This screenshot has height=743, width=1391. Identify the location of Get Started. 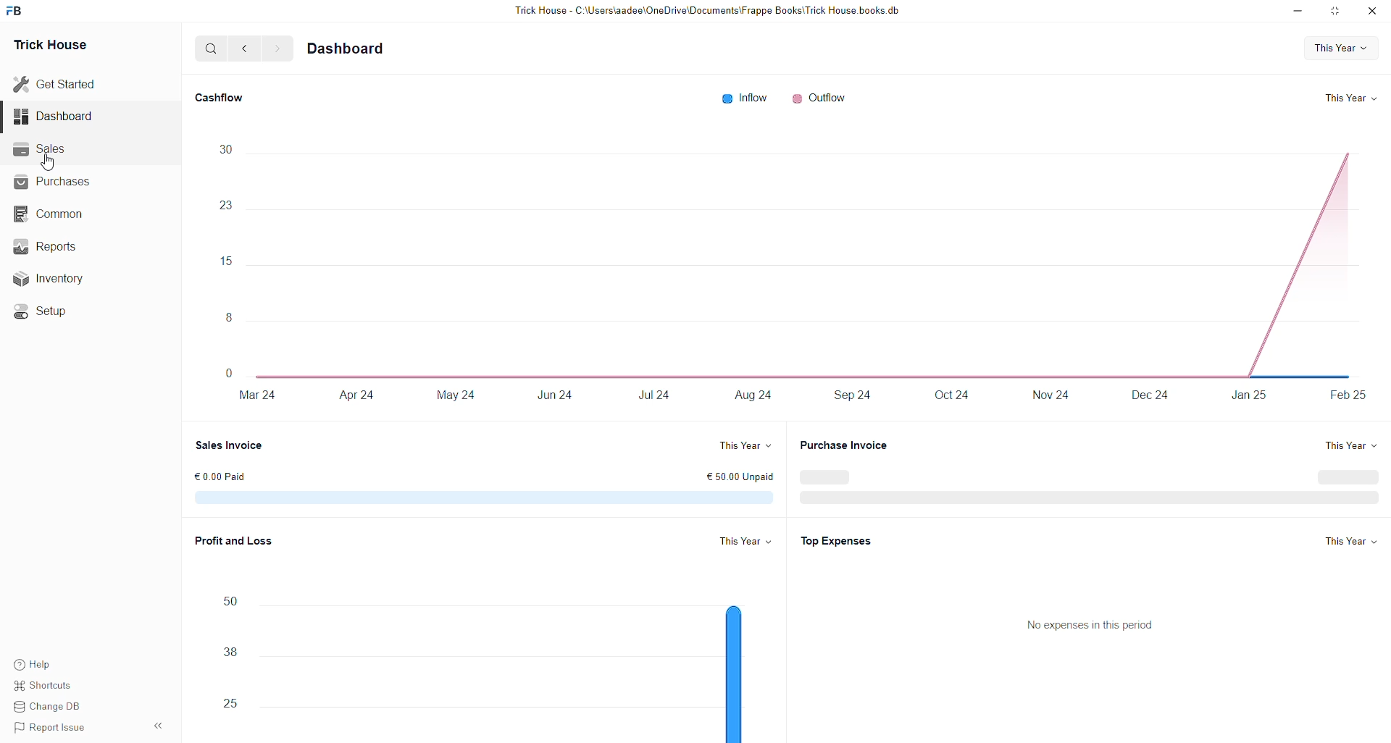
(55, 85).